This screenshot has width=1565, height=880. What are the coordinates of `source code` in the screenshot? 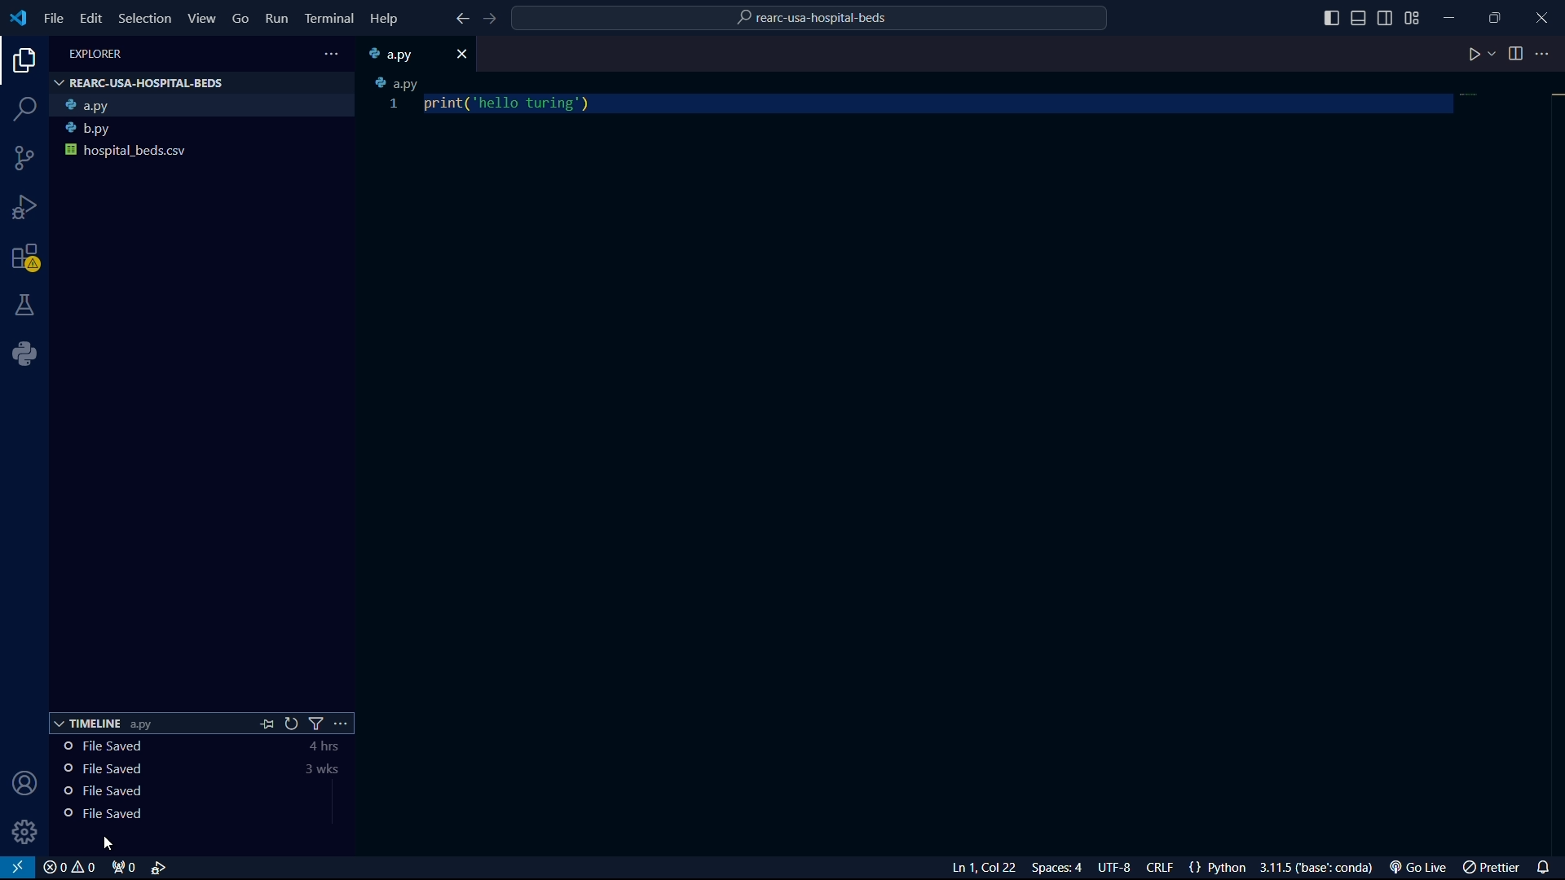 It's located at (26, 158).